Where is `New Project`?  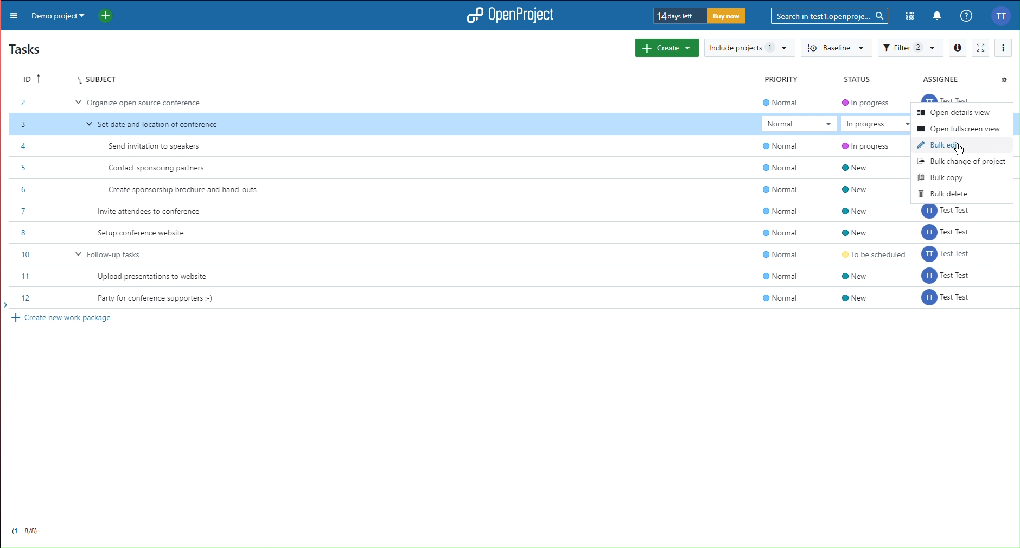
New Project is located at coordinates (109, 14).